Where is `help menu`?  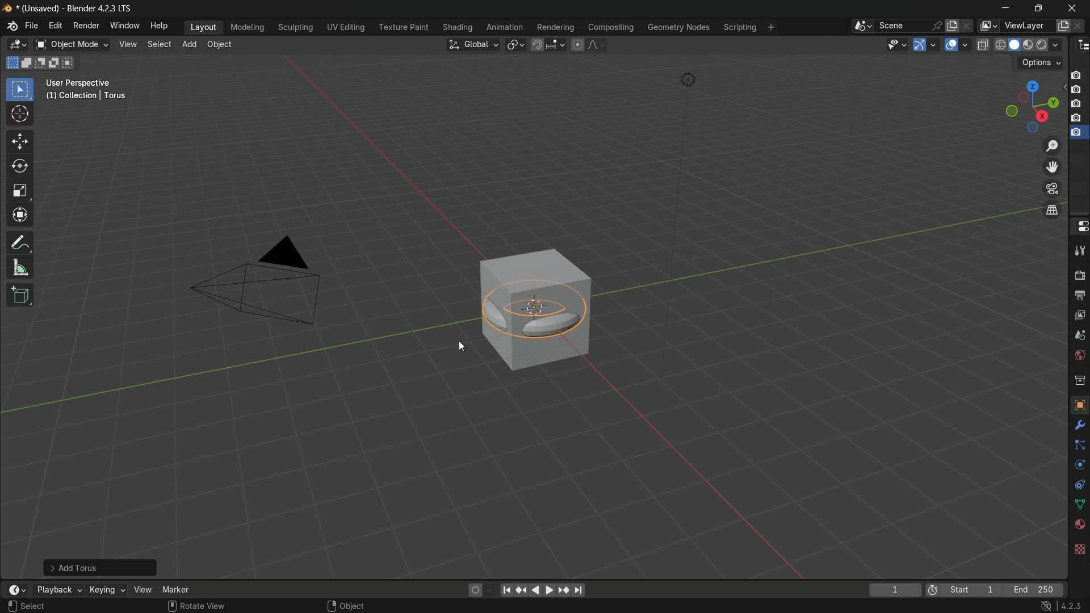 help menu is located at coordinates (161, 26).